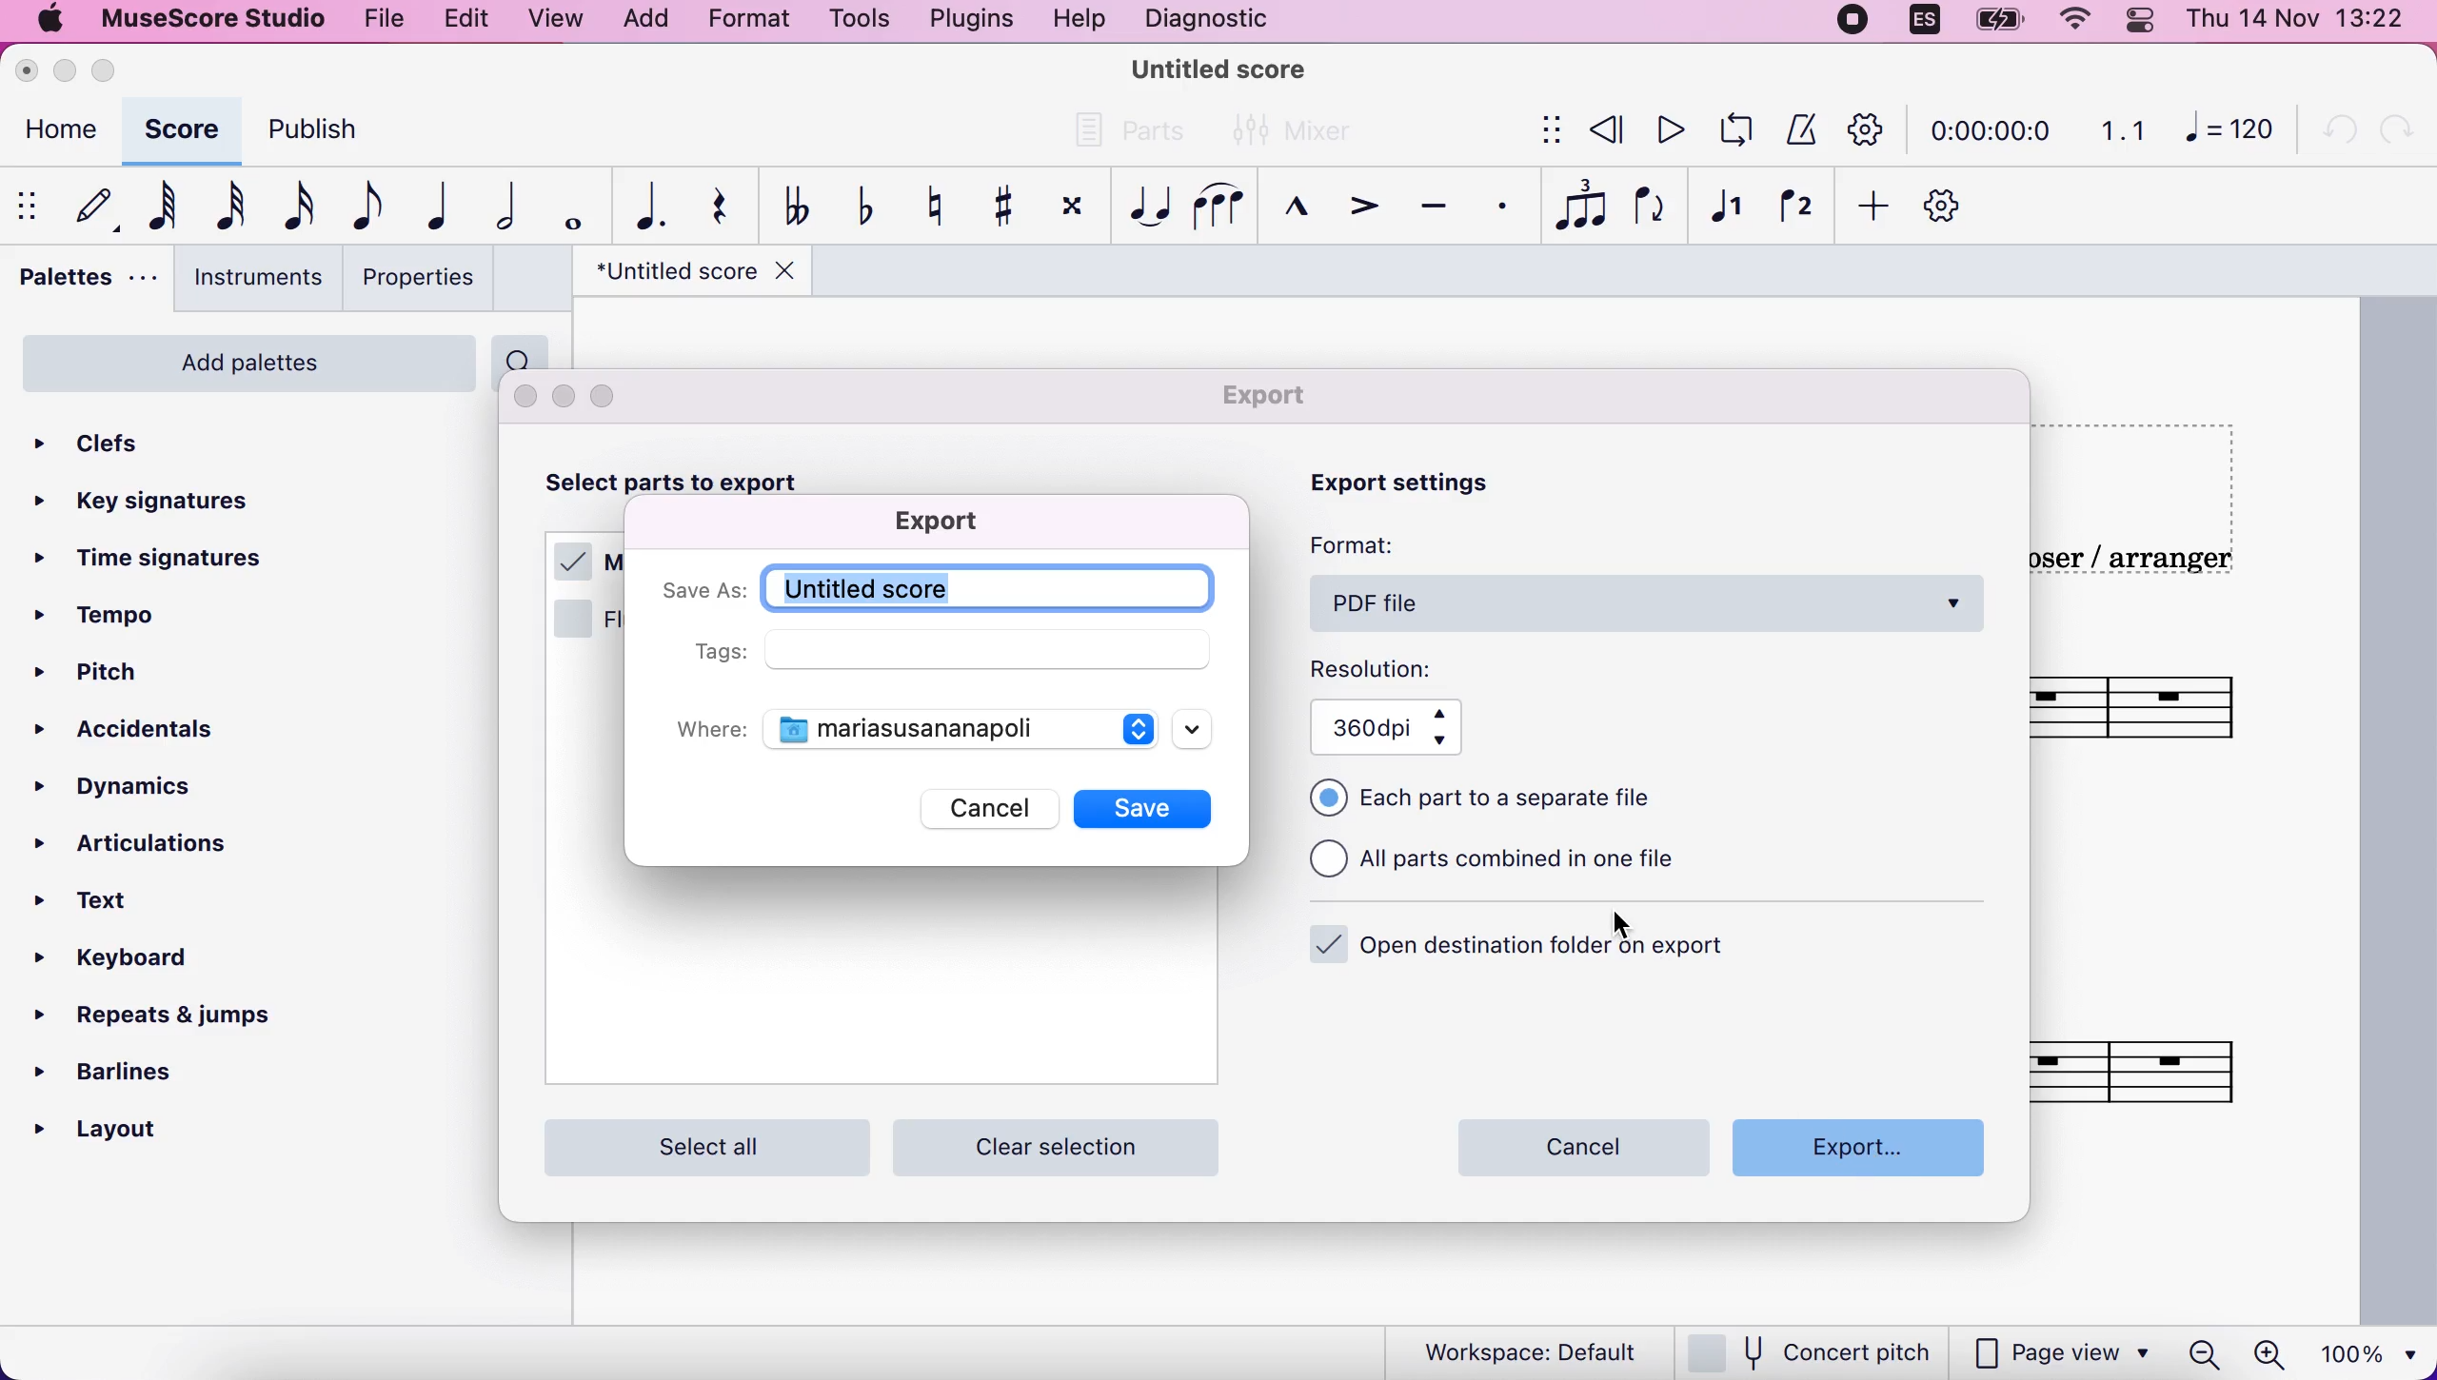 The image size is (2437, 1380). I want to click on voice 2, so click(1793, 208).